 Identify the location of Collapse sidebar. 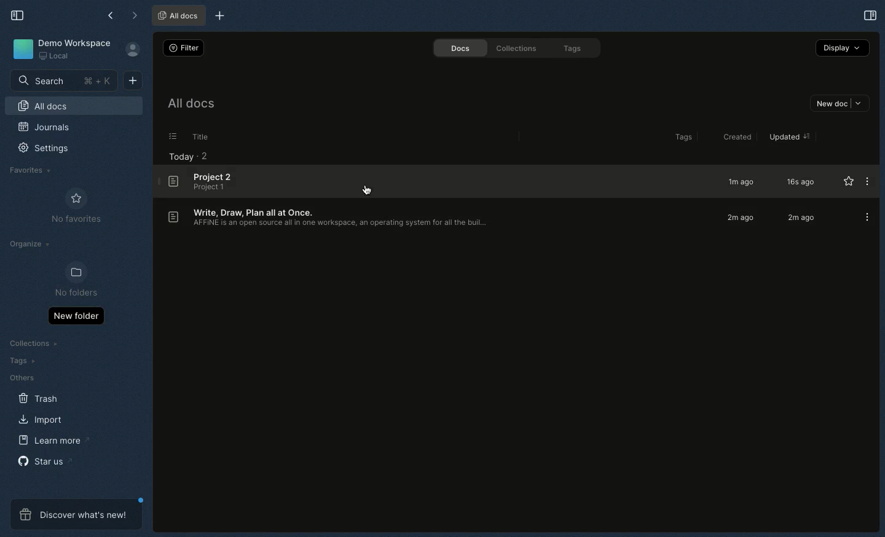
(22, 15).